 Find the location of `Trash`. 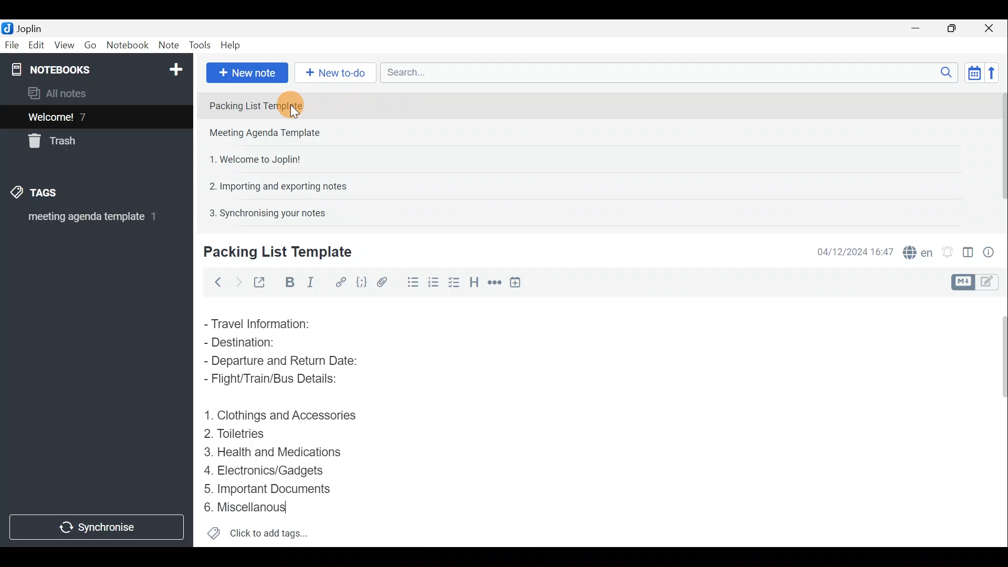

Trash is located at coordinates (56, 143).